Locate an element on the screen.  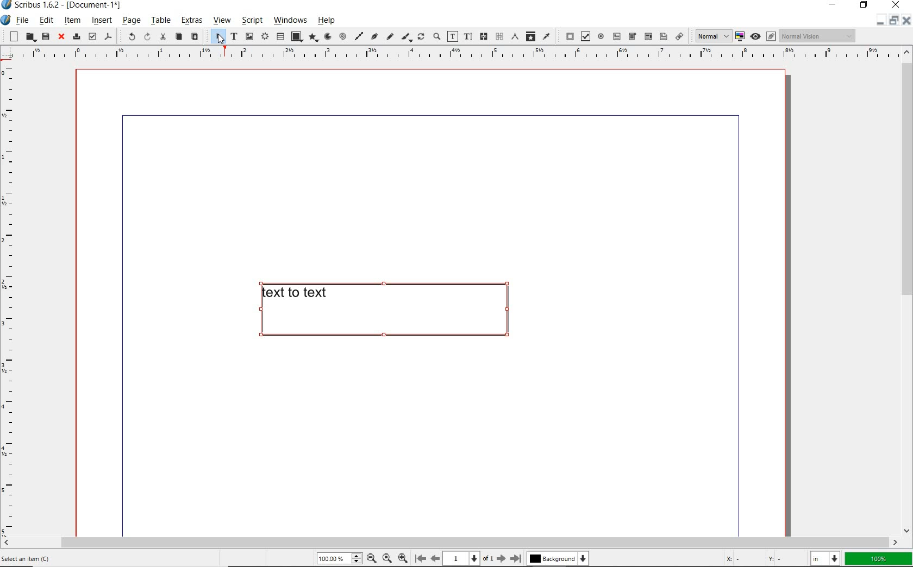
toggle color is located at coordinates (740, 37).